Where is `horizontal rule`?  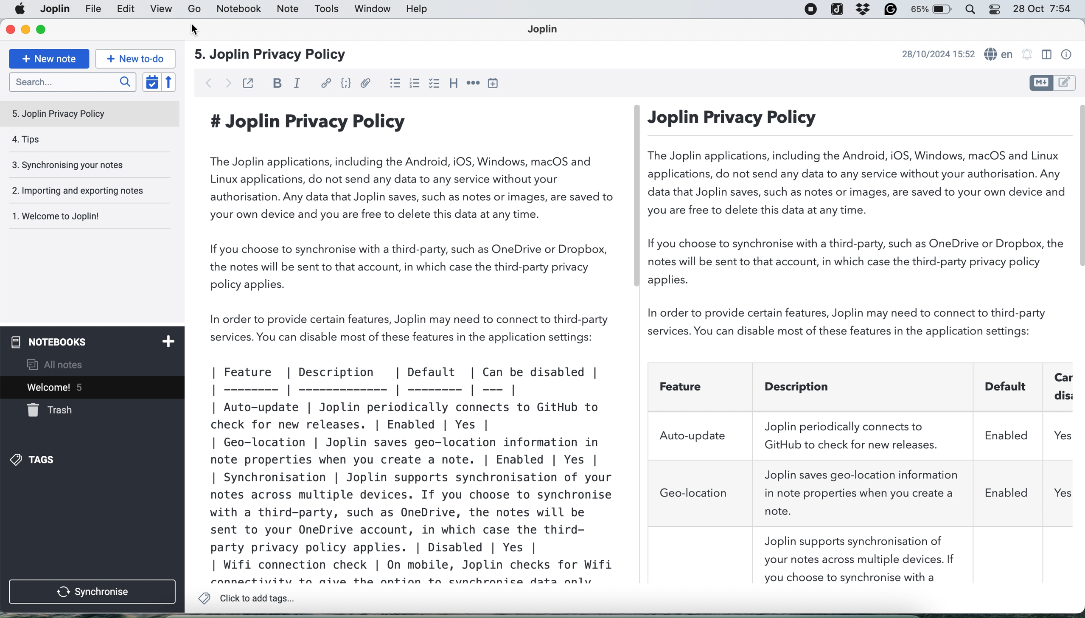
horizontal rule is located at coordinates (474, 84).